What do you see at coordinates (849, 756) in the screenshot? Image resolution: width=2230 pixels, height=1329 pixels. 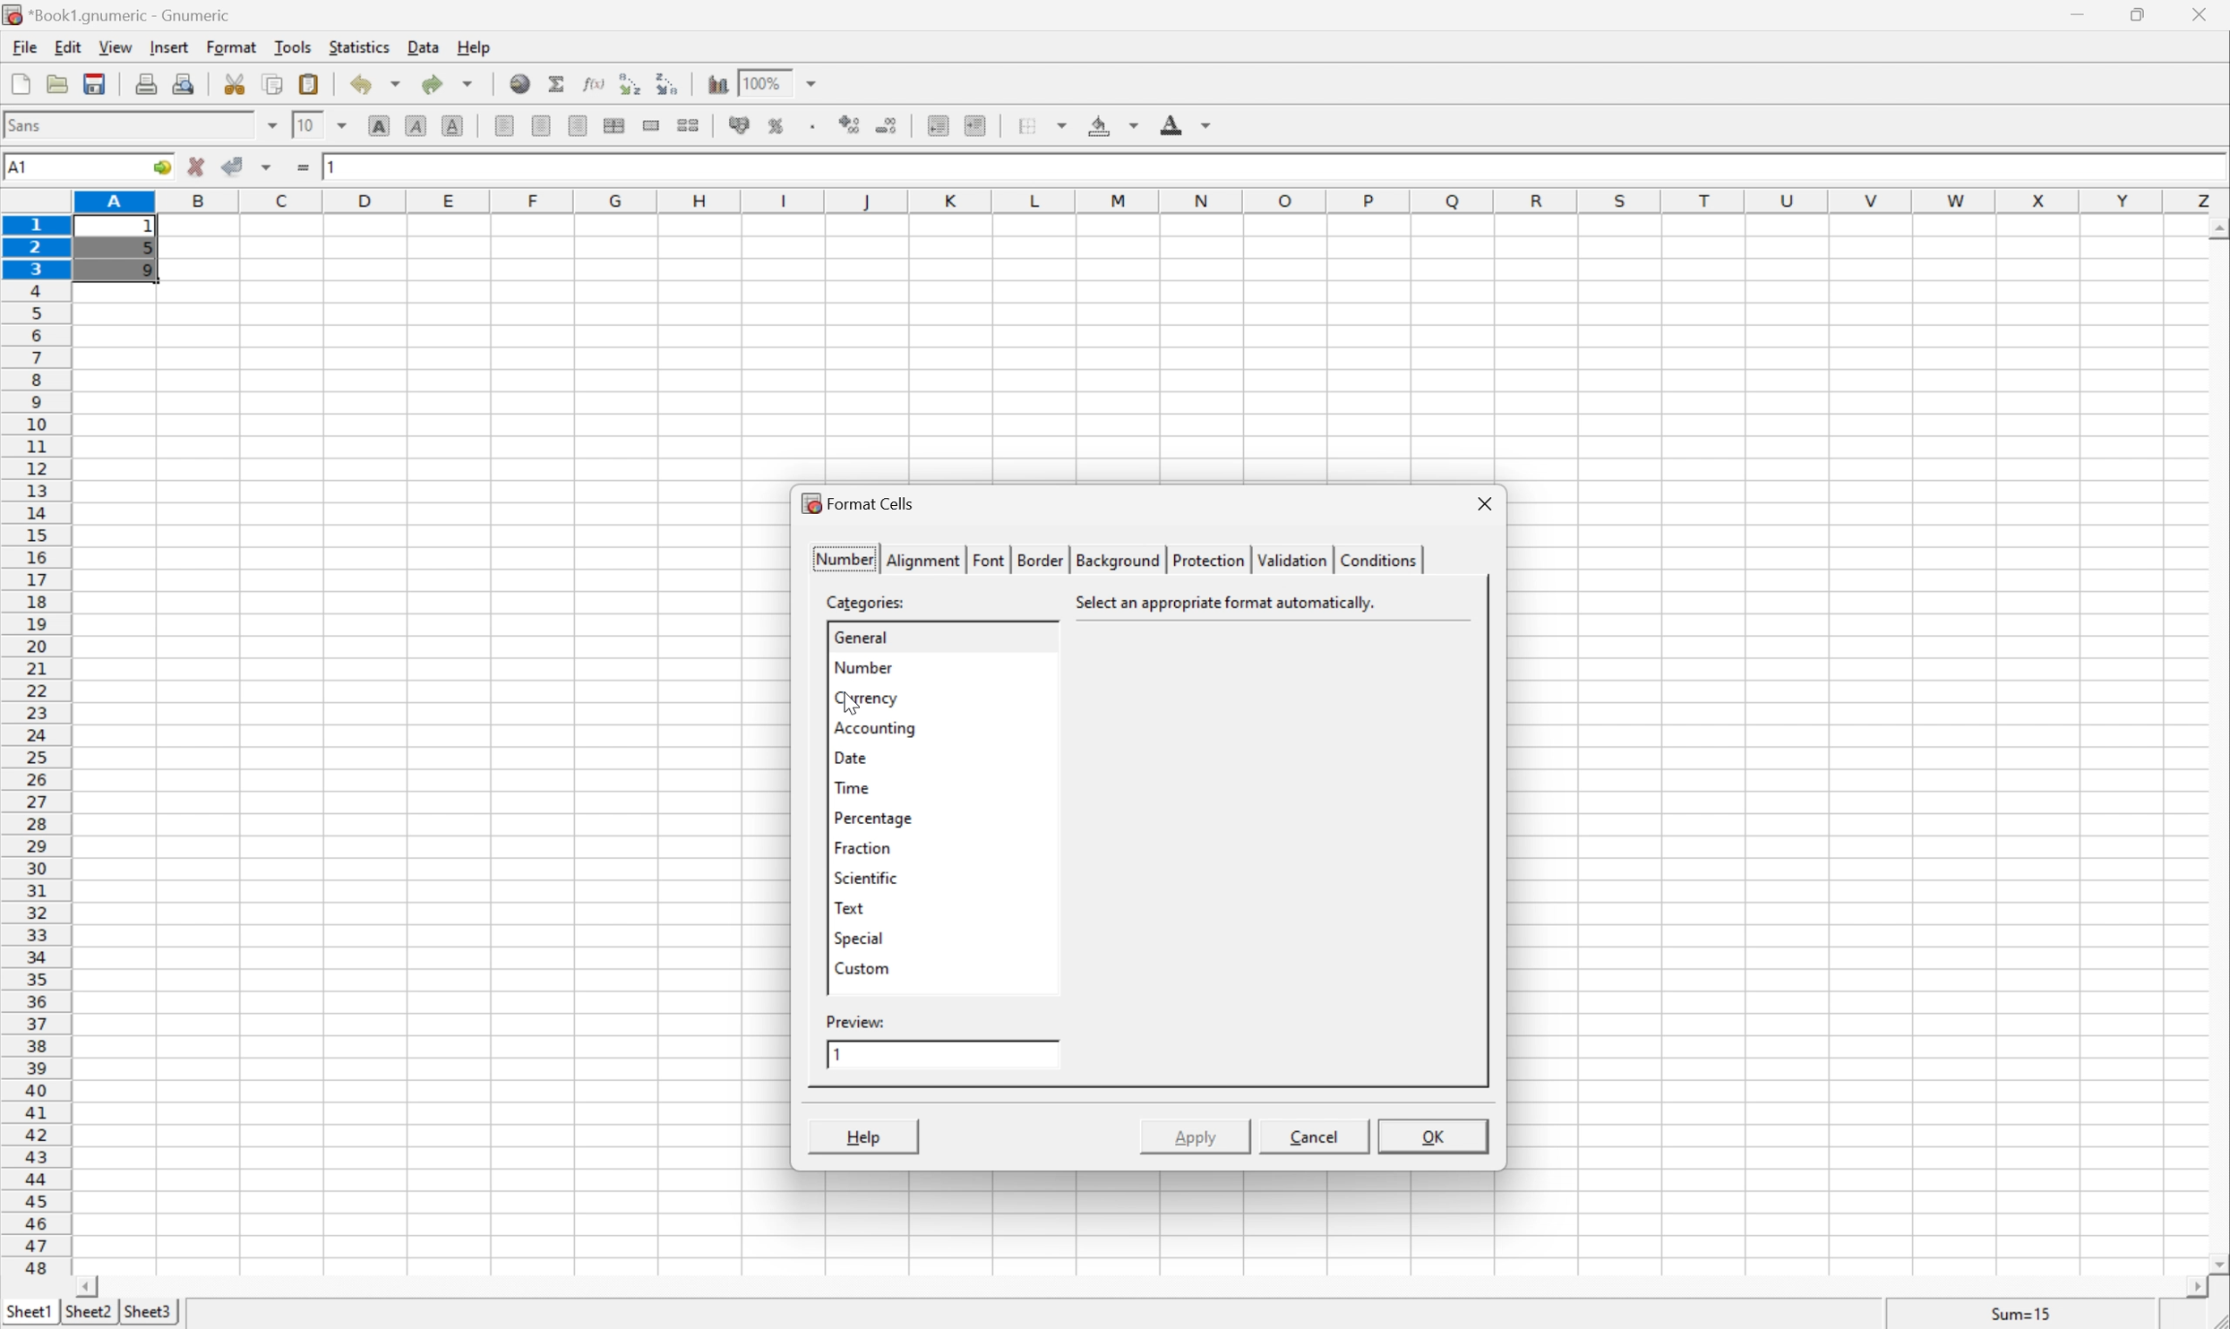 I see `date` at bounding box center [849, 756].